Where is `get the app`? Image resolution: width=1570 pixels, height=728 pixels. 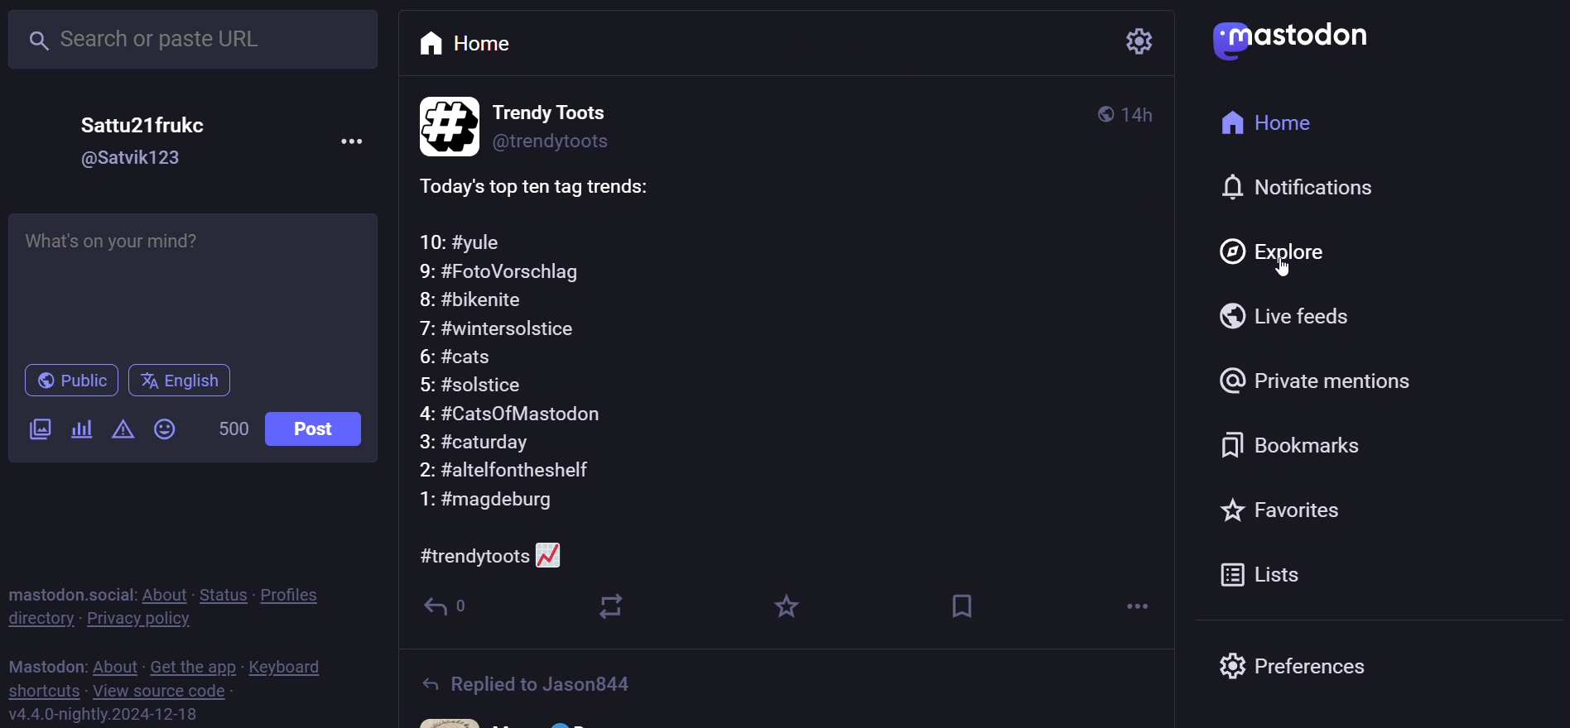
get the app is located at coordinates (192, 666).